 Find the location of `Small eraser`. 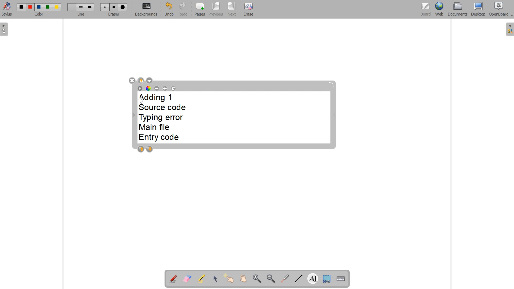

Small eraser is located at coordinates (105, 7).